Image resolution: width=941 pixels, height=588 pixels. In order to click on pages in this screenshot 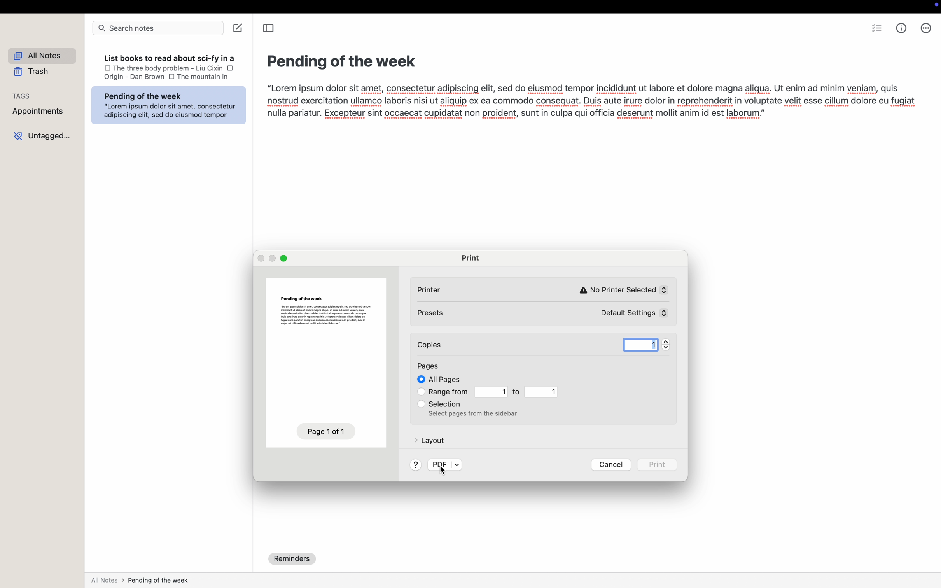, I will do `click(430, 364)`.